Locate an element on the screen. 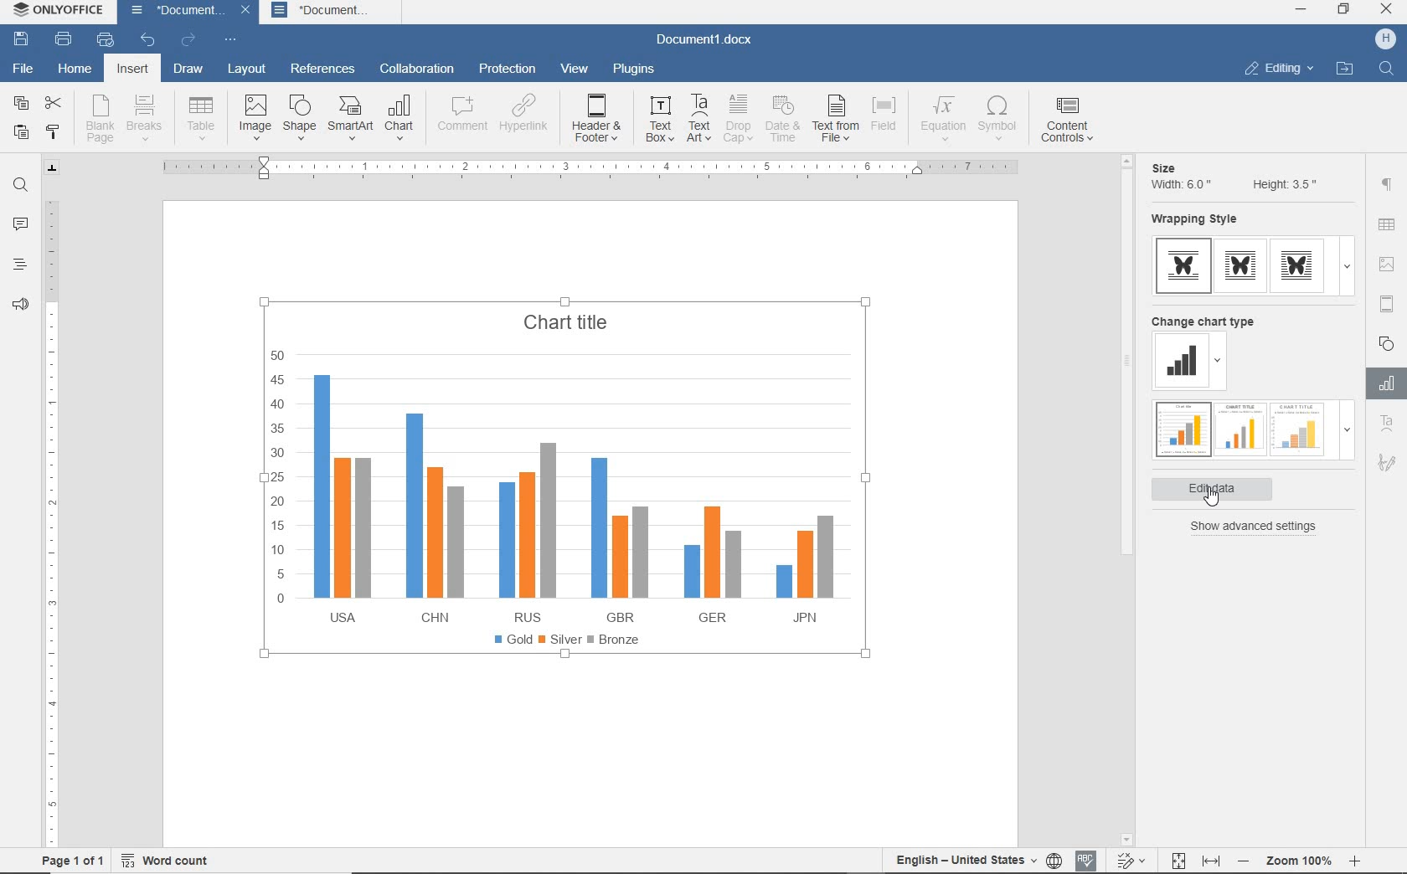  drop cap is located at coordinates (738, 121).